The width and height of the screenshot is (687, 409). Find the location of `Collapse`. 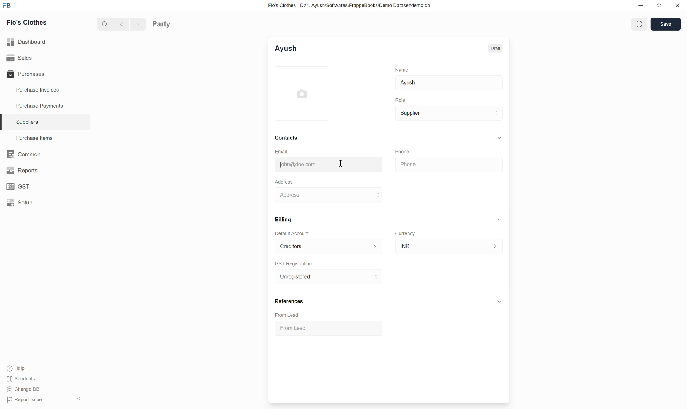

Collapse is located at coordinates (499, 219).